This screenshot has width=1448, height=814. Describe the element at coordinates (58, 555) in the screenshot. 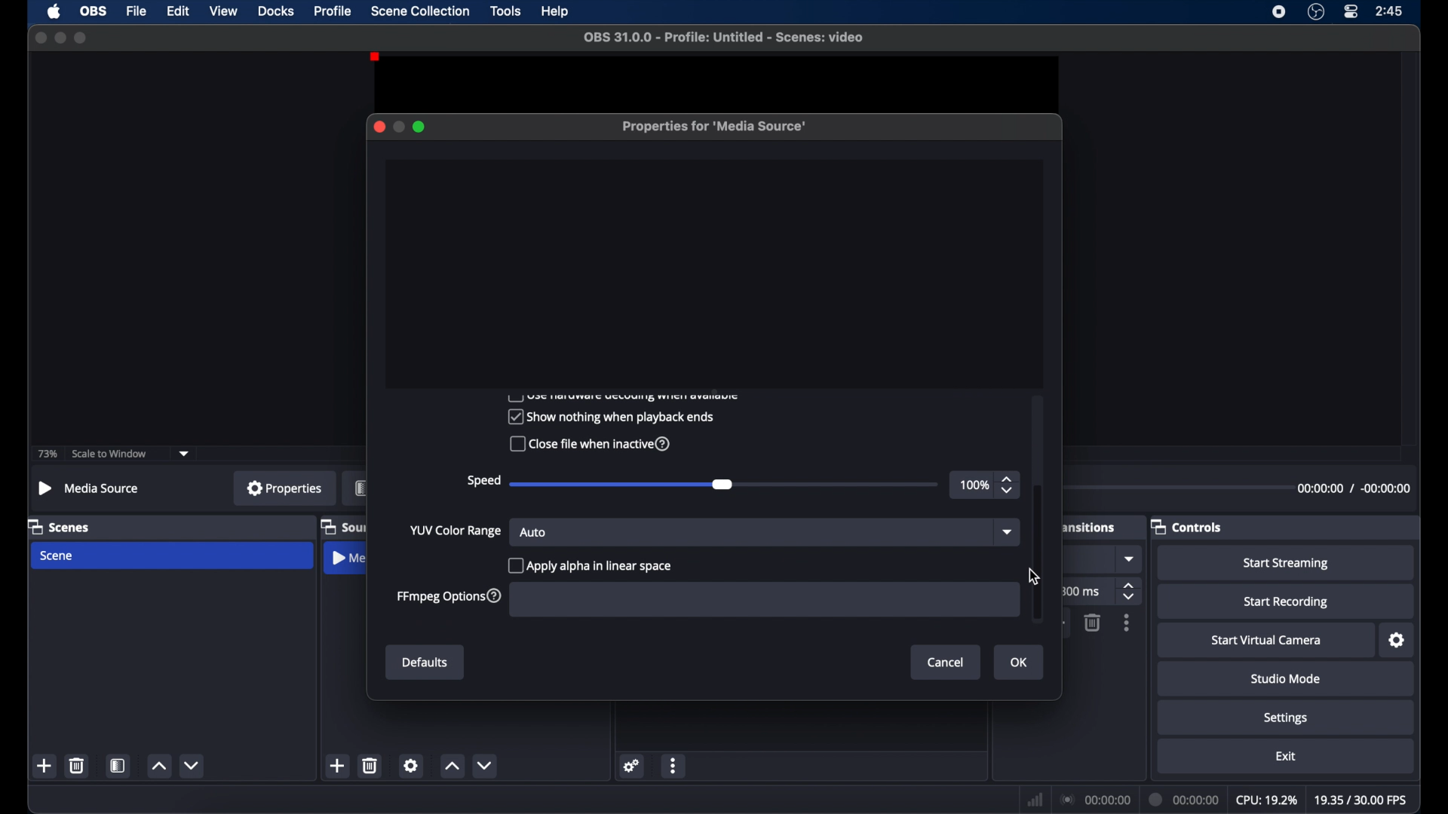

I see `scene` at that location.